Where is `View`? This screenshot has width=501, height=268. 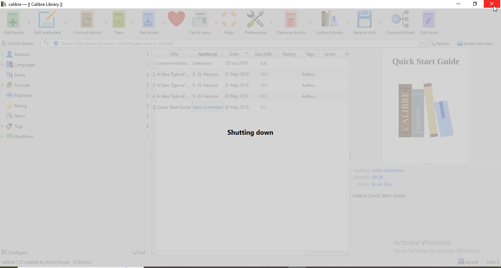 View is located at coordinates (123, 23).